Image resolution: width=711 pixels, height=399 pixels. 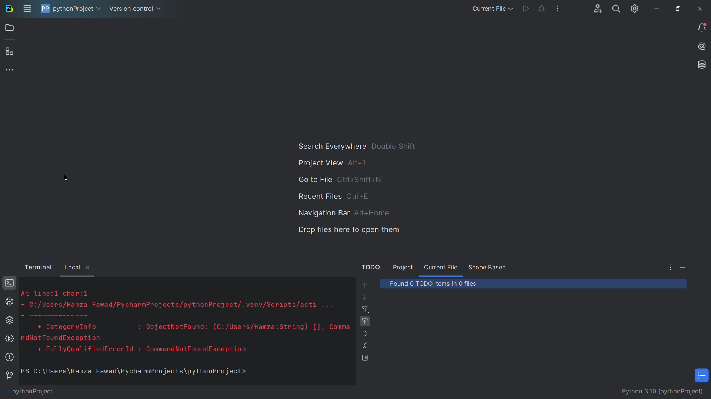 I want to click on Current File, so click(x=490, y=8).